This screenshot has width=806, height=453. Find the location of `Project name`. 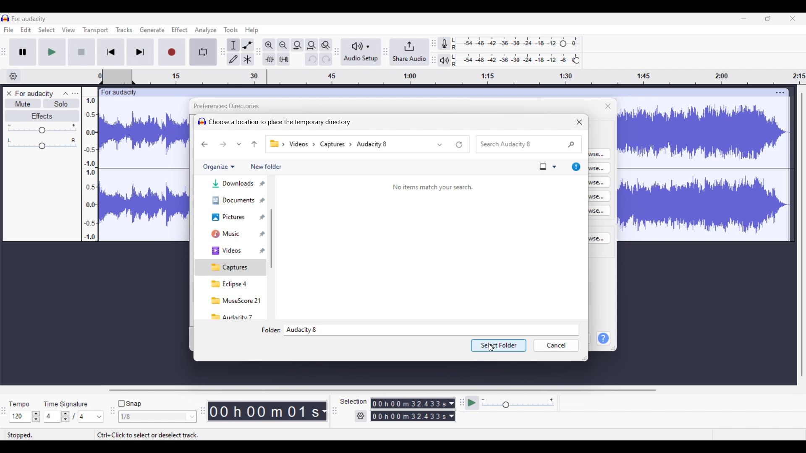

Project name is located at coordinates (29, 18).